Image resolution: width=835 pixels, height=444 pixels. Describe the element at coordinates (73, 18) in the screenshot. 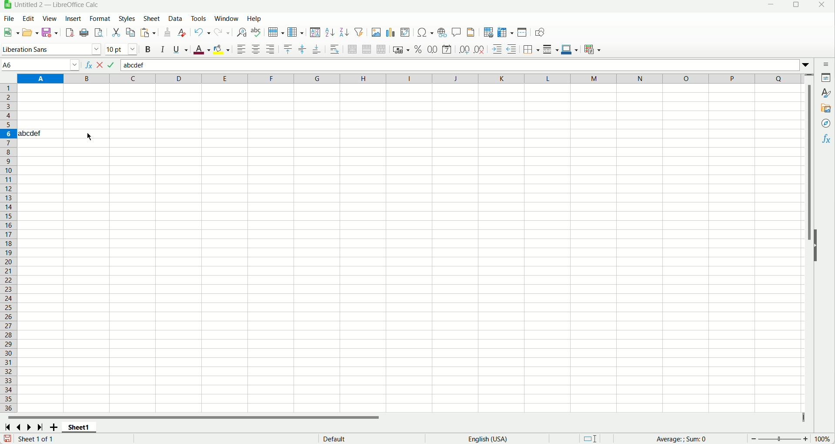

I see `insert` at that location.